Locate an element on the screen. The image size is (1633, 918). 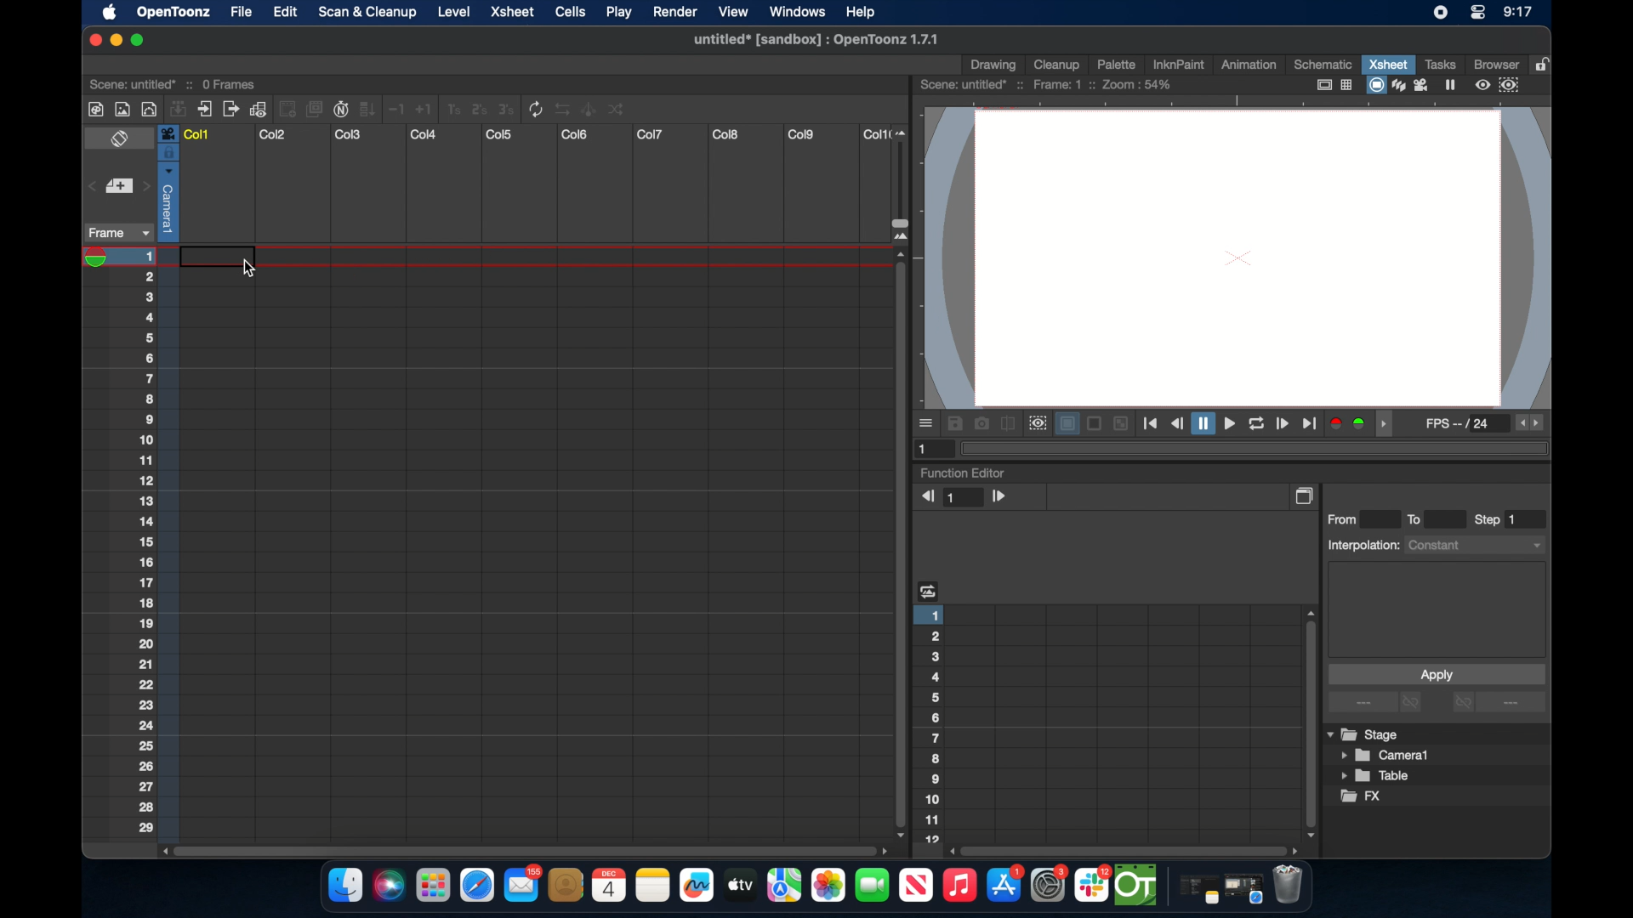
more options is located at coordinates (1499, 704).